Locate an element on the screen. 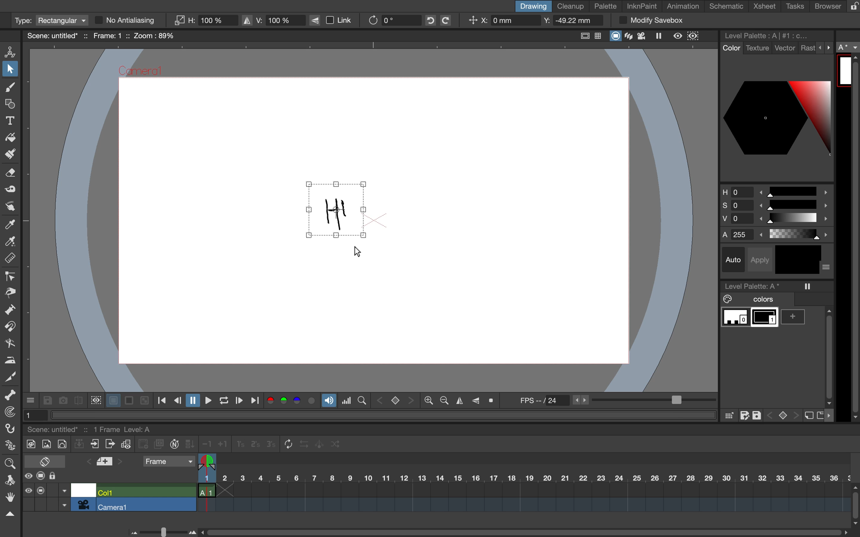  switch between keys is located at coordinates (782, 414).